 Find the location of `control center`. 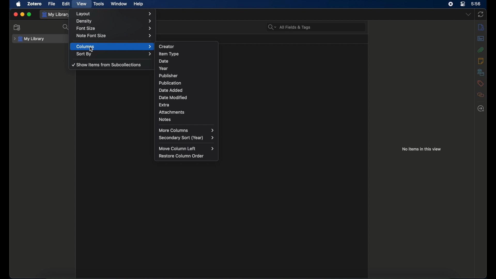

control center is located at coordinates (462, 4).